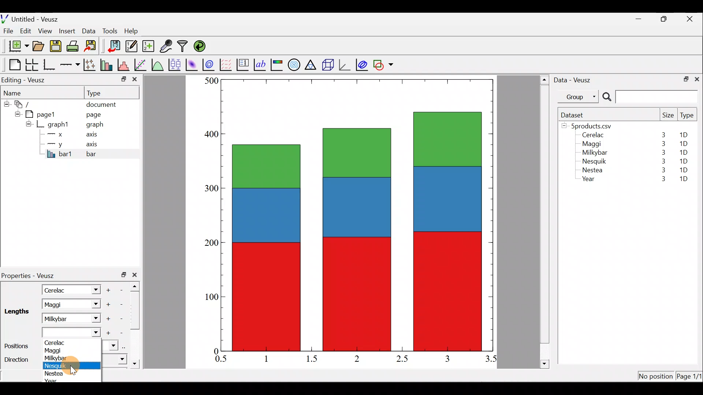  Describe the element at coordinates (345, 64) in the screenshot. I see `3d graph` at that location.